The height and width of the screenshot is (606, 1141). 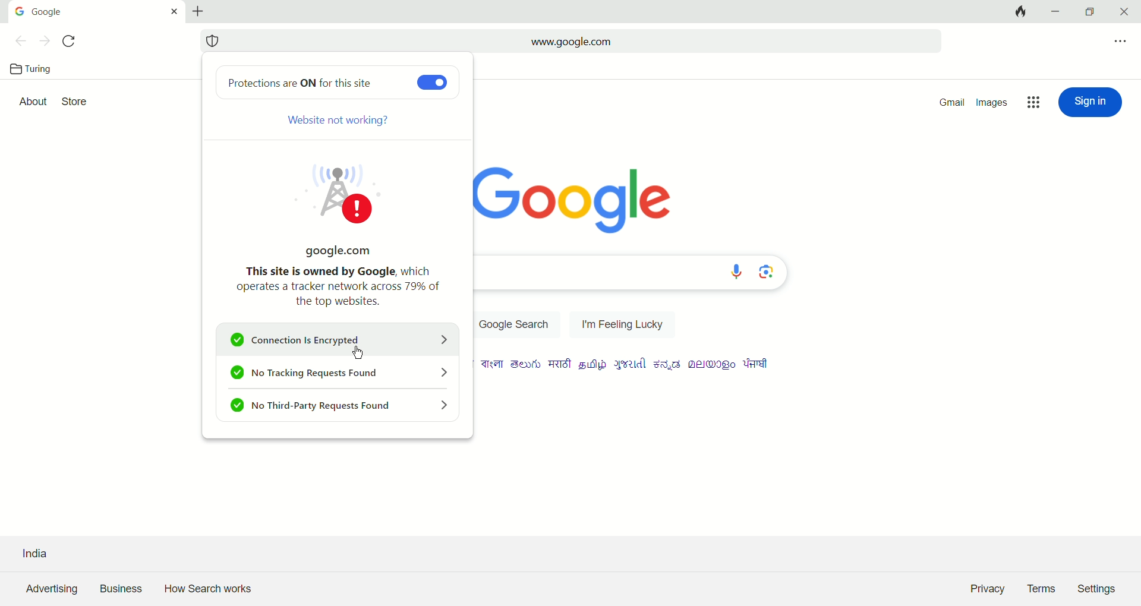 What do you see at coordinates (171, 12) in the screenshot?
I see `close tab` at bounding box center [171, 12].